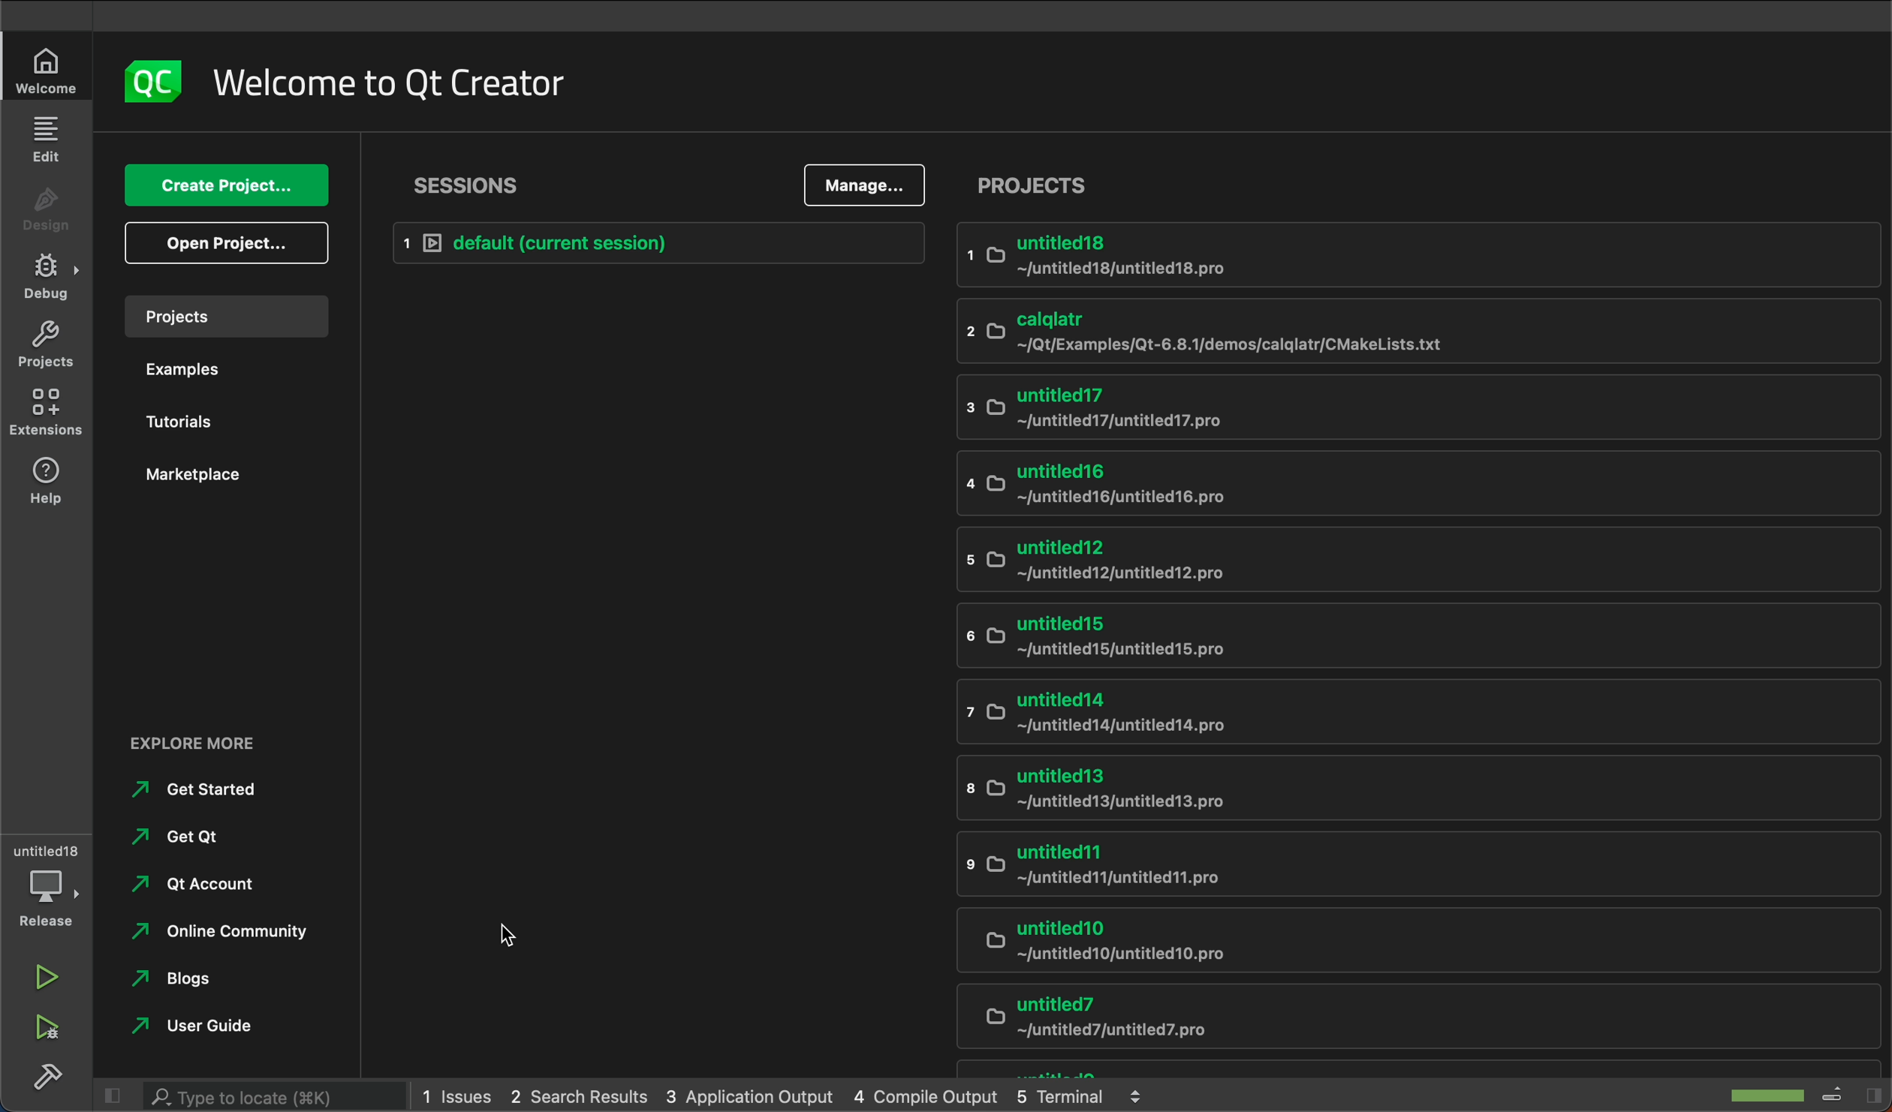 The image size is (1892, 1112). What do you see at coordinates (227, 185) in the screenshot?
I see `create` at bounding box center [227, 185].